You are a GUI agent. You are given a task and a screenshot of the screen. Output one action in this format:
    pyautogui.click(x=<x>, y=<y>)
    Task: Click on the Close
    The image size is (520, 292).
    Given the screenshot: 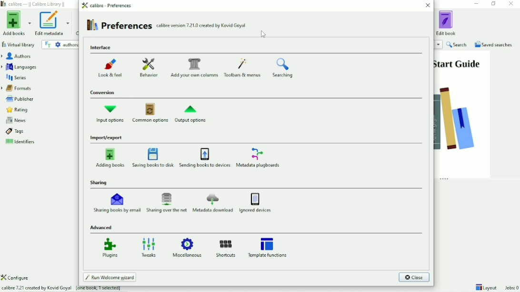 What is the action you would take?
    pyautogui.click(x=427, y=6)
    